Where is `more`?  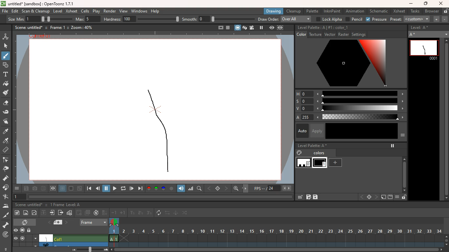 more is located at coordinates (5, 249).